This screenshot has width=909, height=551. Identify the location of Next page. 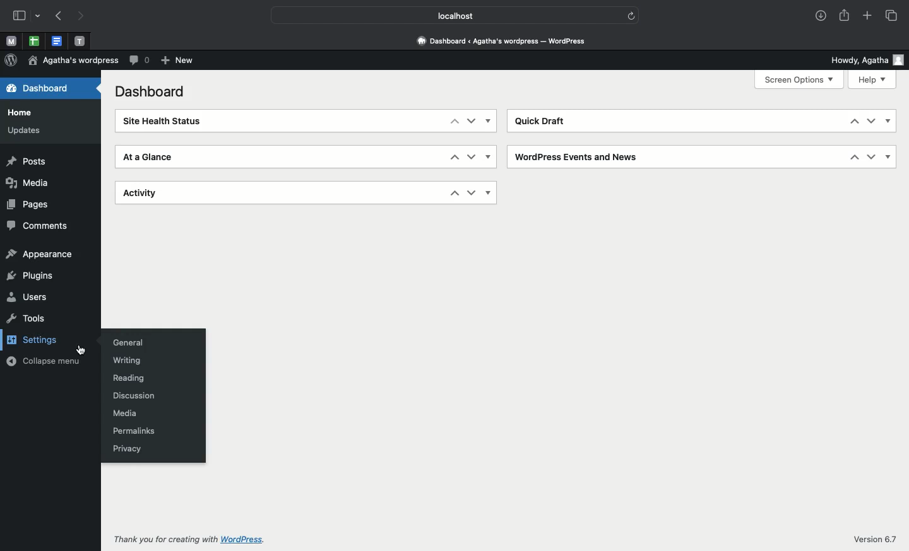
(83, 17).